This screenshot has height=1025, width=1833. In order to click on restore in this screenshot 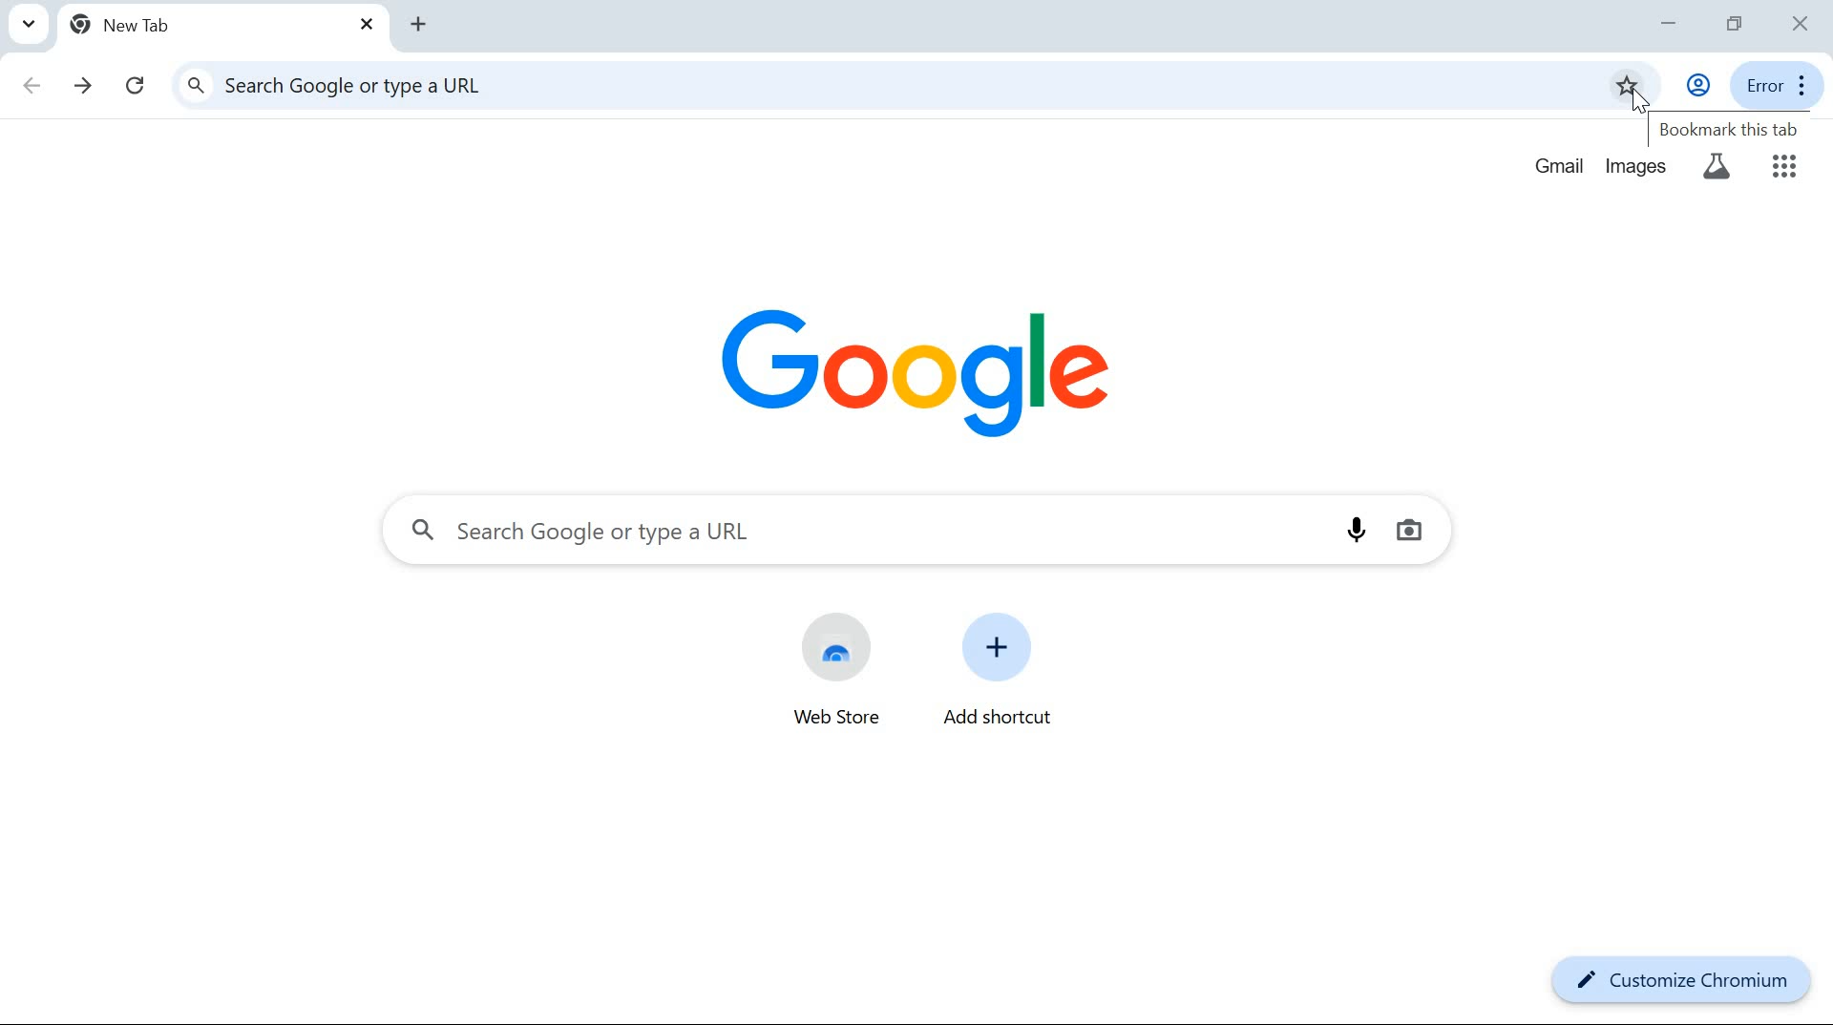, I will do `click(1738, 22)`.